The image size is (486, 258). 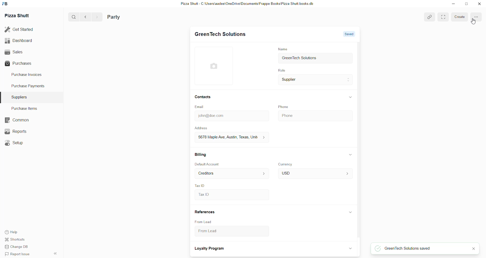 I want to click on Creditors, so click(x=231, y=174).